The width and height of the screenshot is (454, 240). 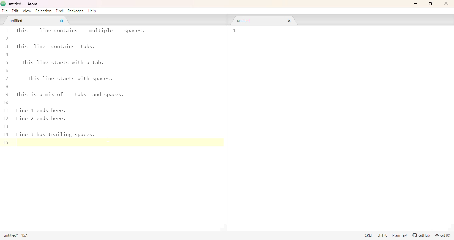 I want to click on logo, so click(x=3, y=4).